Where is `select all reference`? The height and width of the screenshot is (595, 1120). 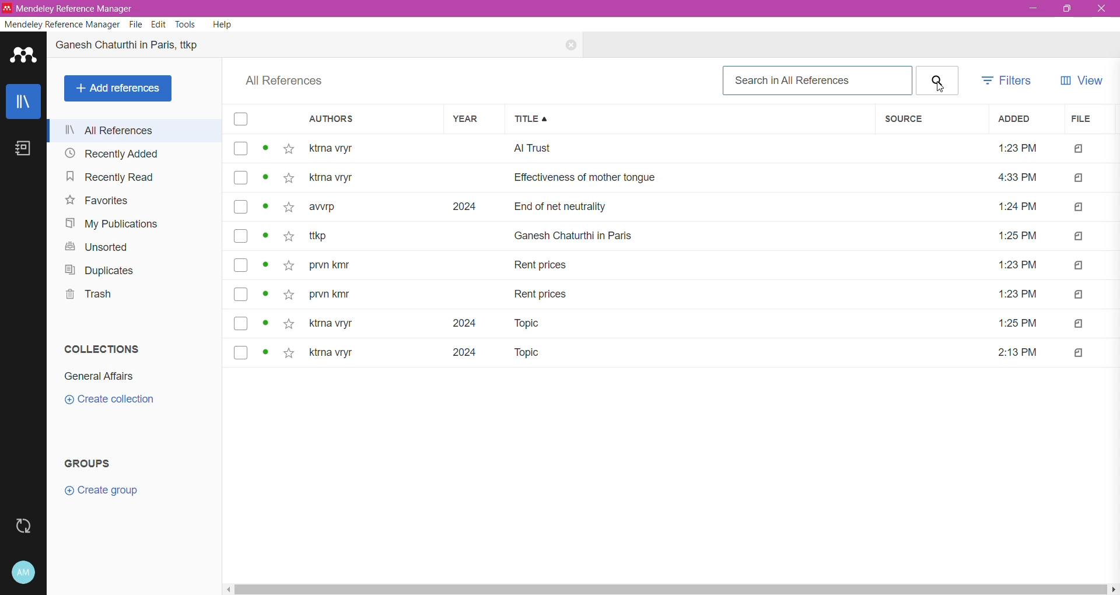 select all reference is located at coordinates (242, 120).